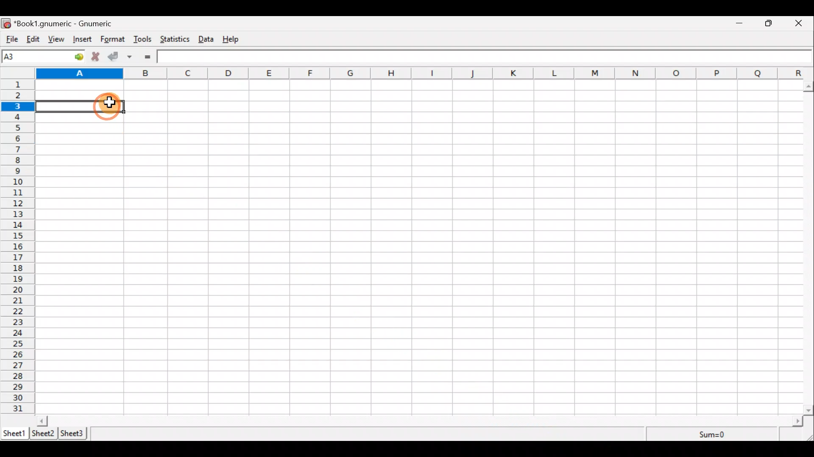  I want to click on icon, so click(6, 23).